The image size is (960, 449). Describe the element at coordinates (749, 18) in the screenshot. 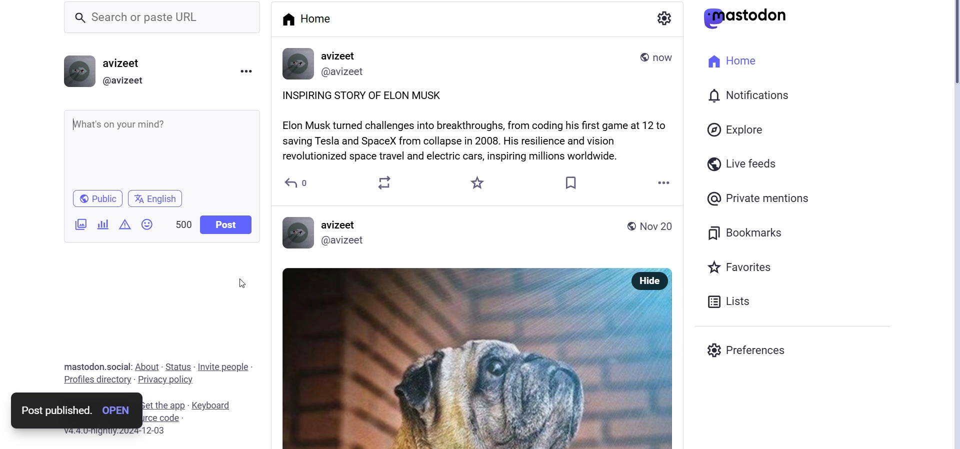

I see `logo` at that location.